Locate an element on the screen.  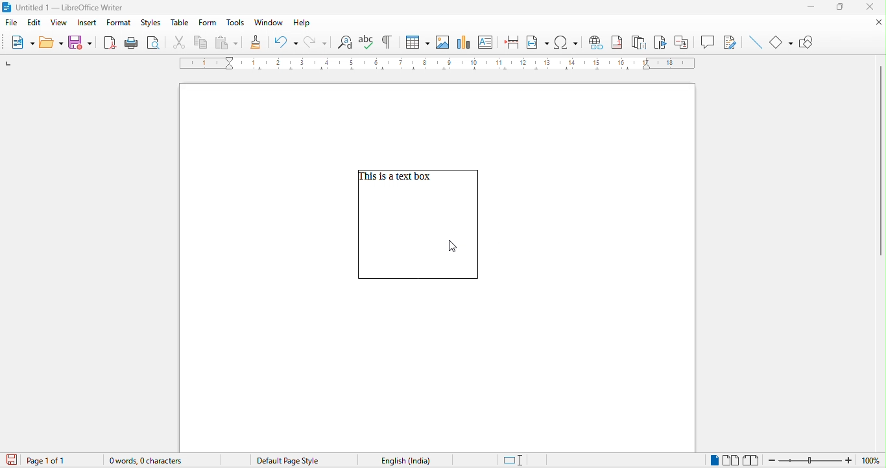
window is located at coordinates (269, 23).